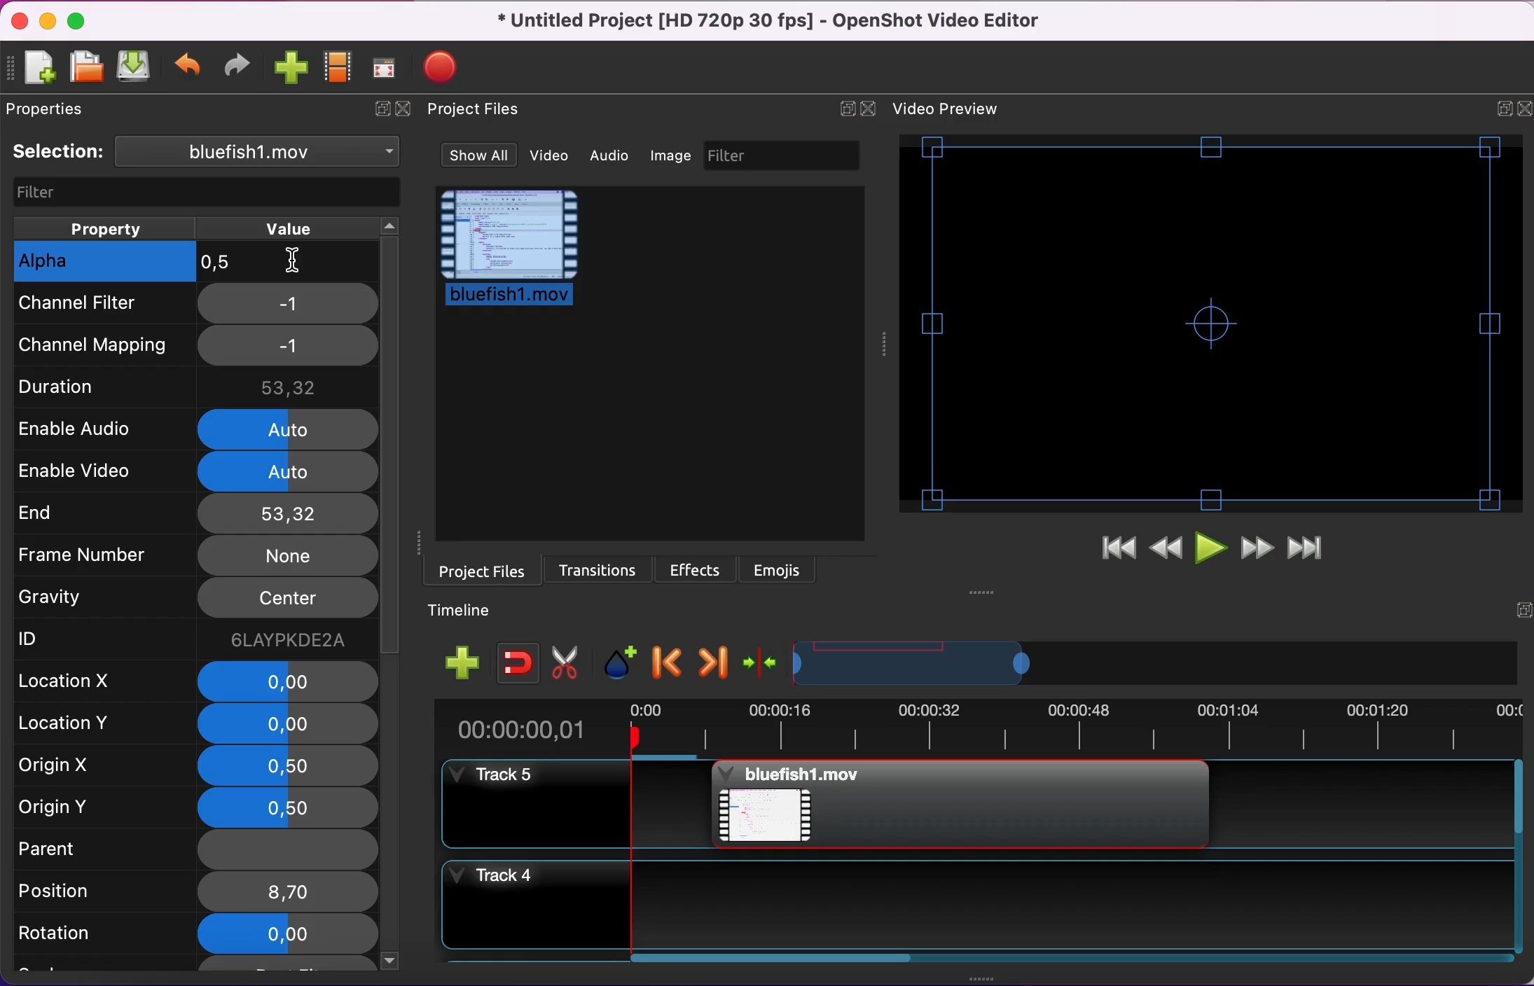 This screenshot has width=1534, height=986. I want to click on 6laypkde2a, so click(288, 640).